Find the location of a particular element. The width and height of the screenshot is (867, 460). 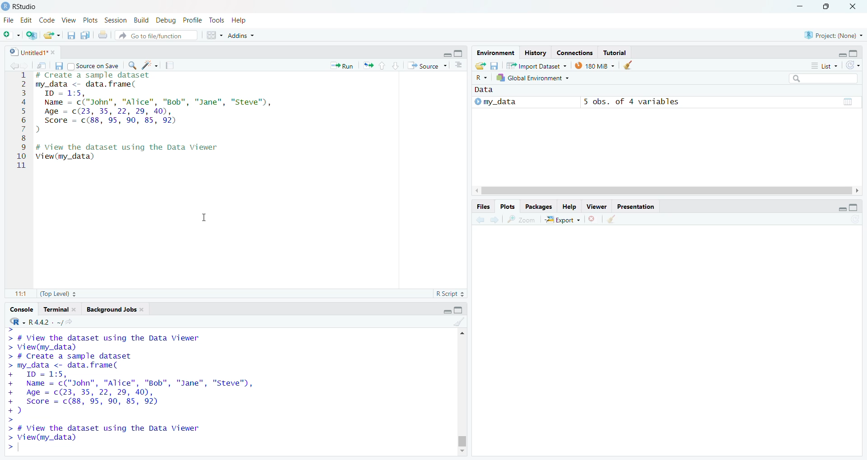

Maximize is located at coordinates (459, 54).